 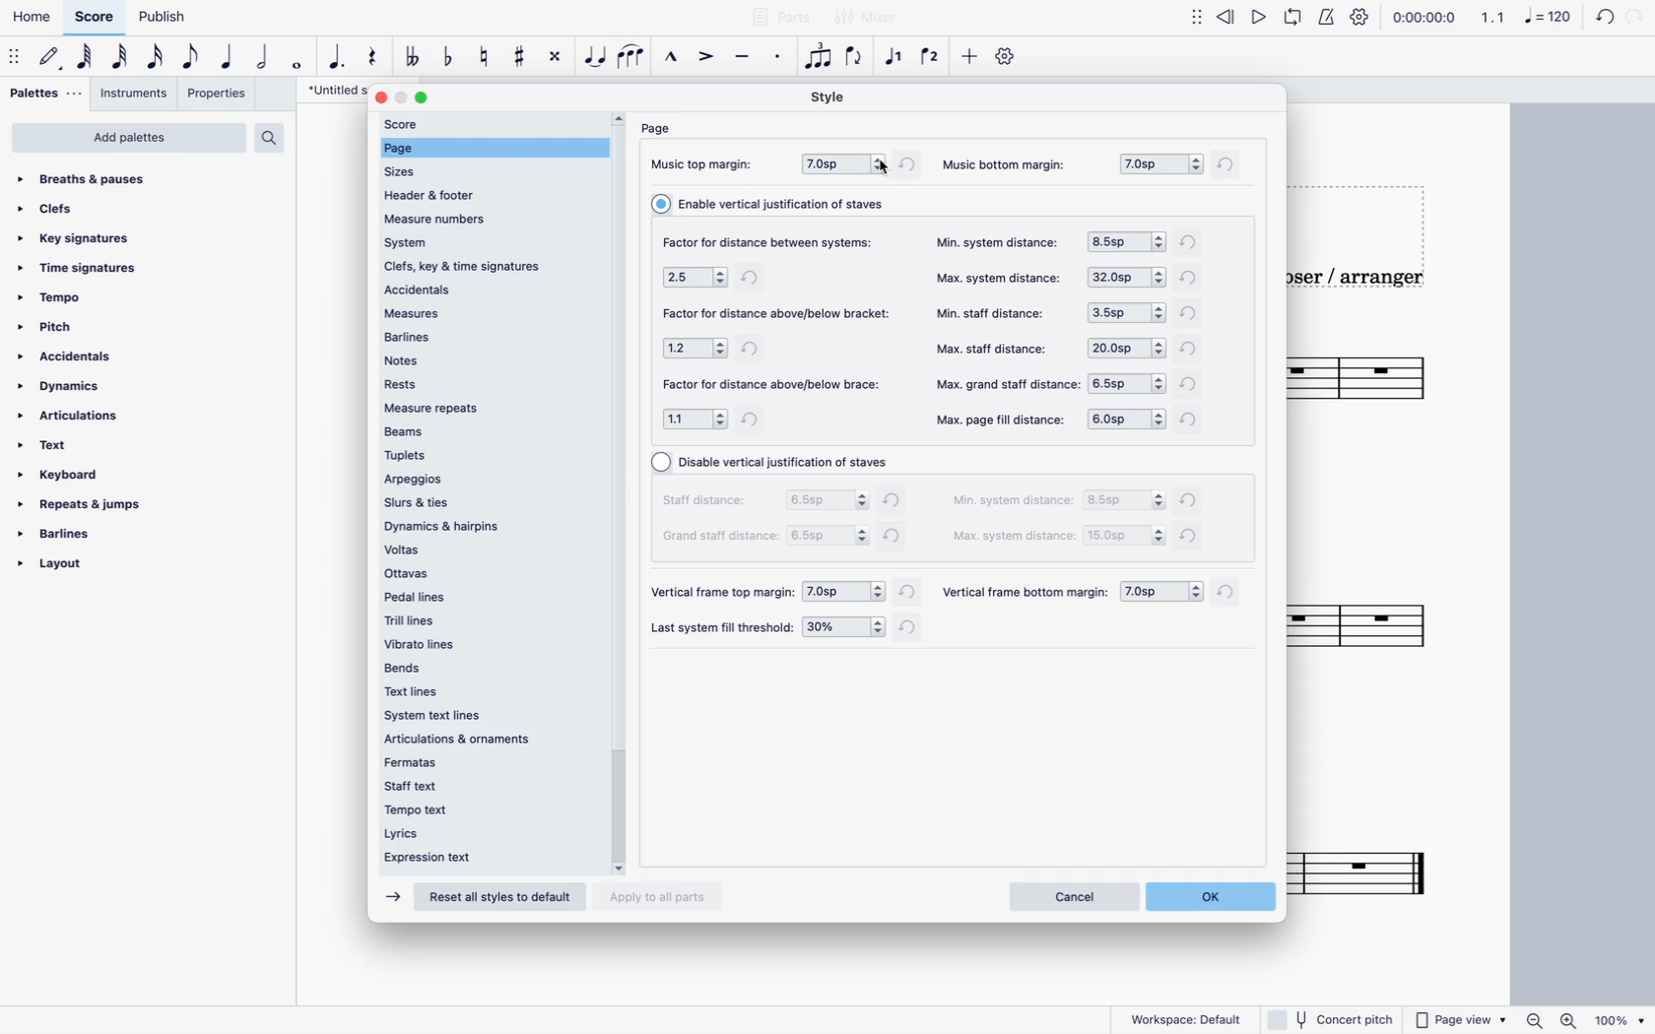 What do you see at coordinates (446, 717) in the screenshot?
I see `system text lines` at bounding box center [446, 717].